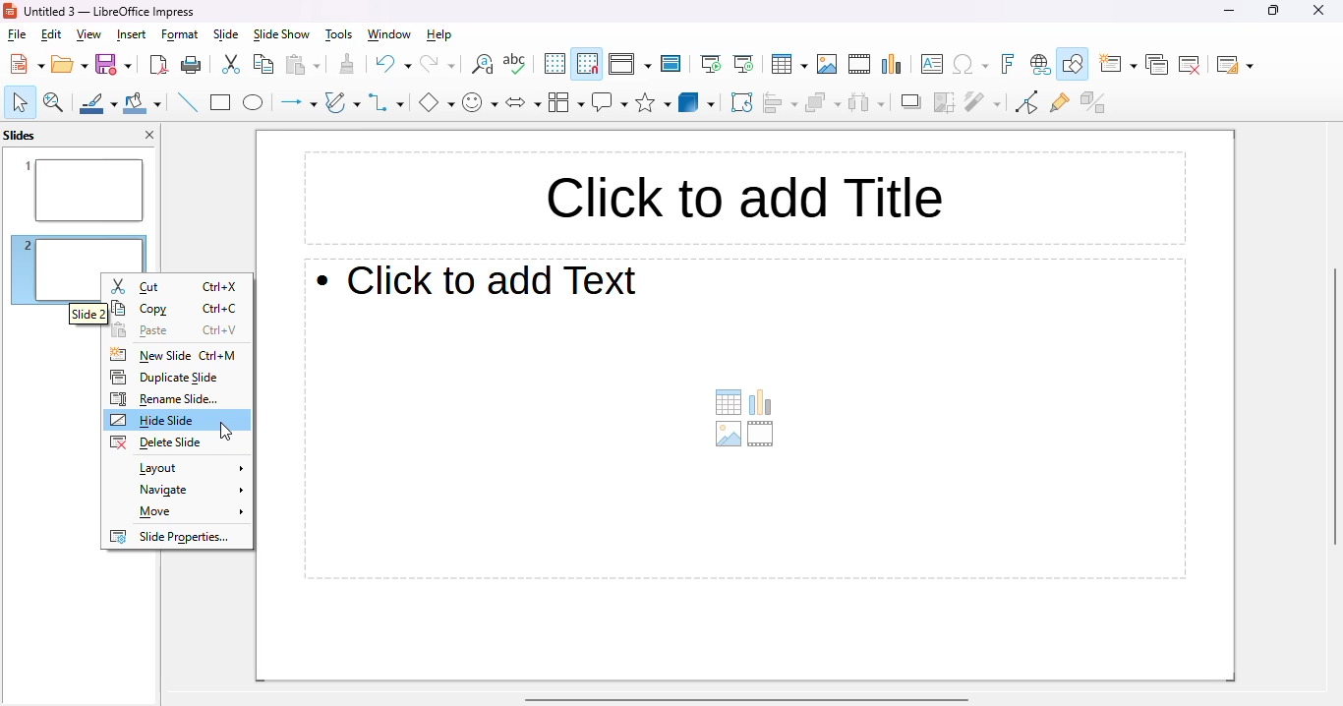  I want to click on start from current slide, so click(743, 65).